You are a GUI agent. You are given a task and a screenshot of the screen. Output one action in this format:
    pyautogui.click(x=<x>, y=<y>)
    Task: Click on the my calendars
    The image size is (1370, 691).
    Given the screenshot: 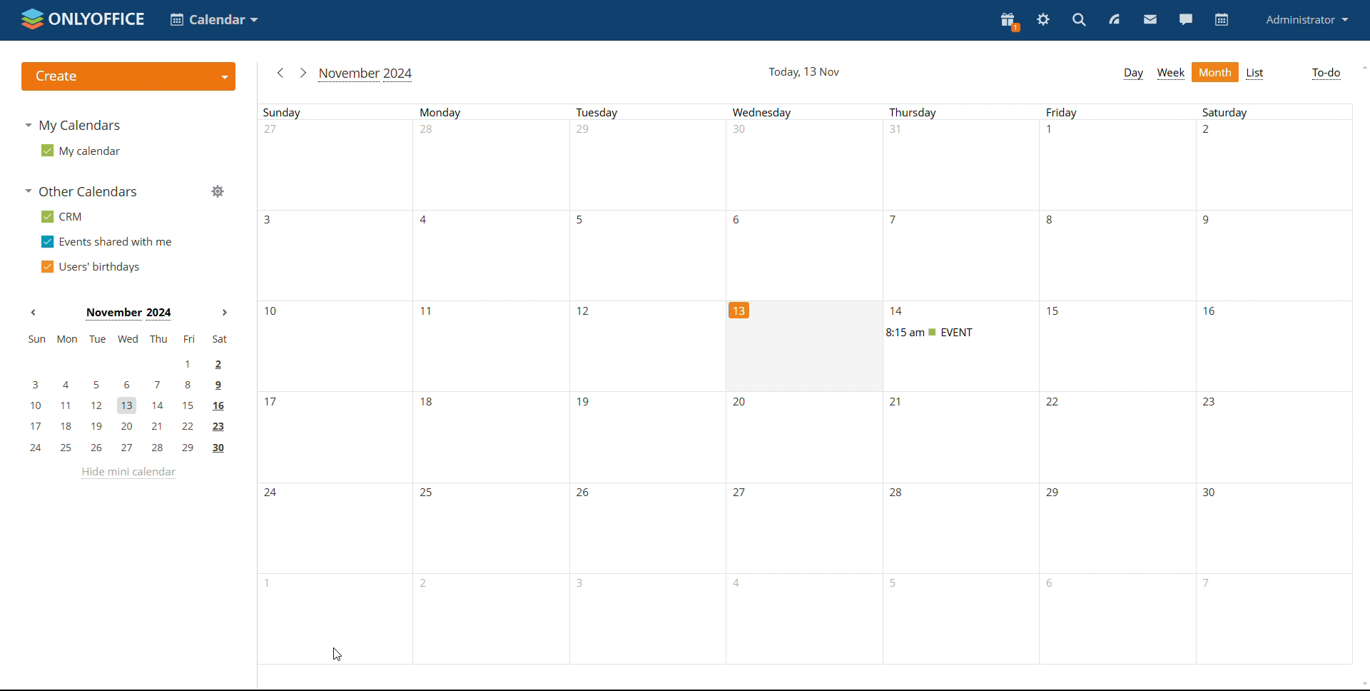 What is the action you would take?
    pyautogui.click(x=76, y=126)
    